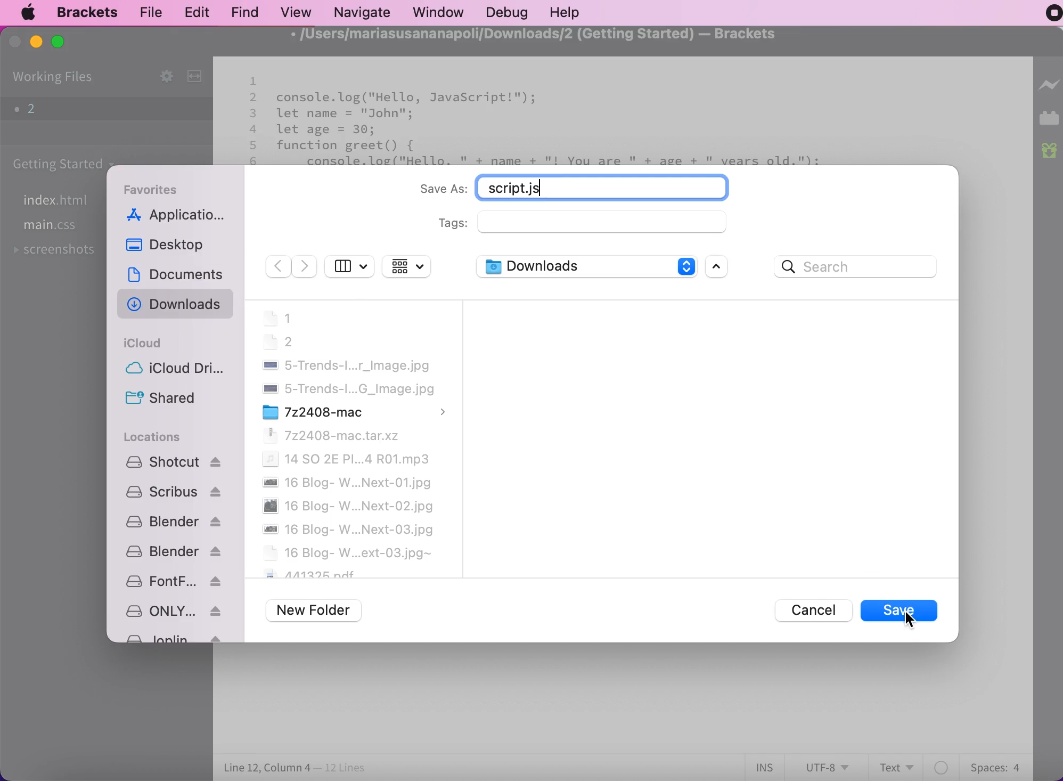 Image resolution: width=1063 pixels, height=781 pixels. Describe the element at coordinates (83, 12) in the screenshot. I see `brackets` at that location.